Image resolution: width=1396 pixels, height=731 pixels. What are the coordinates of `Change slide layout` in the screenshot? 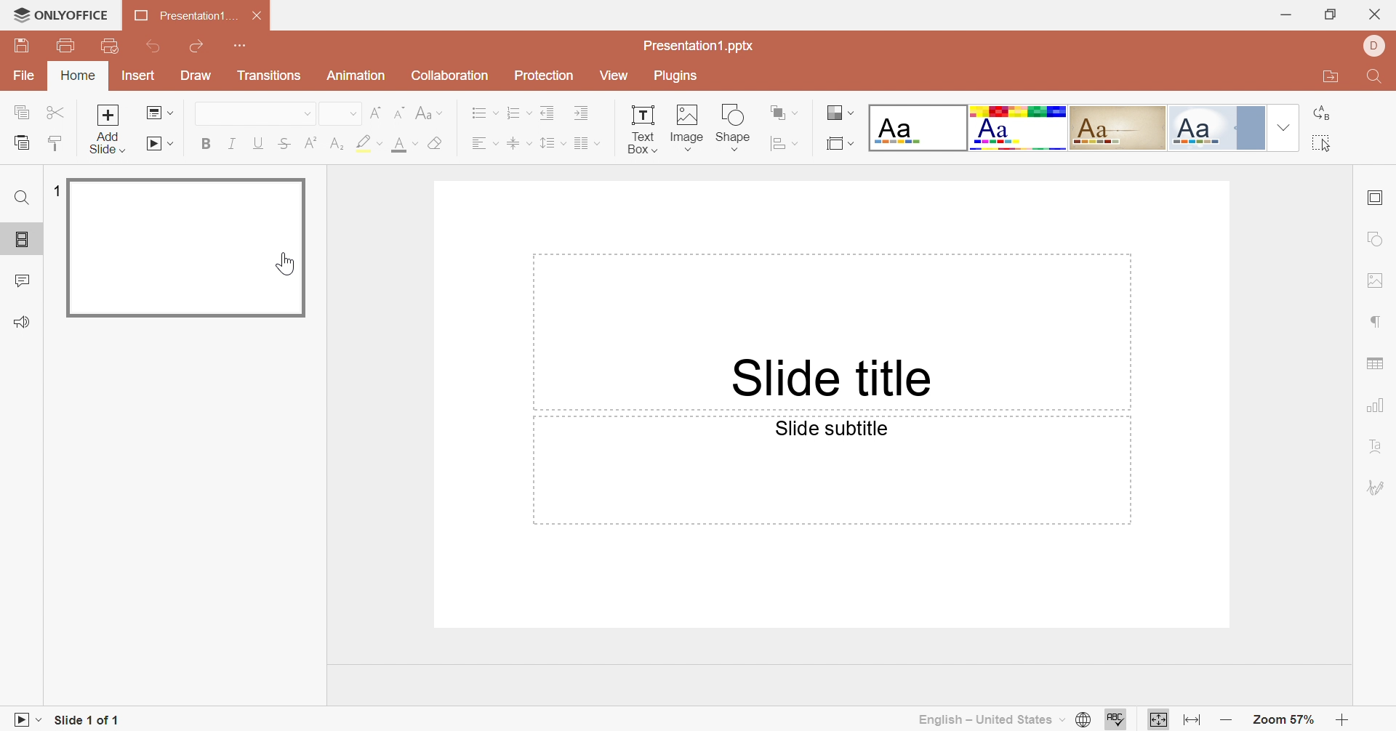 It's located at (149, 112).